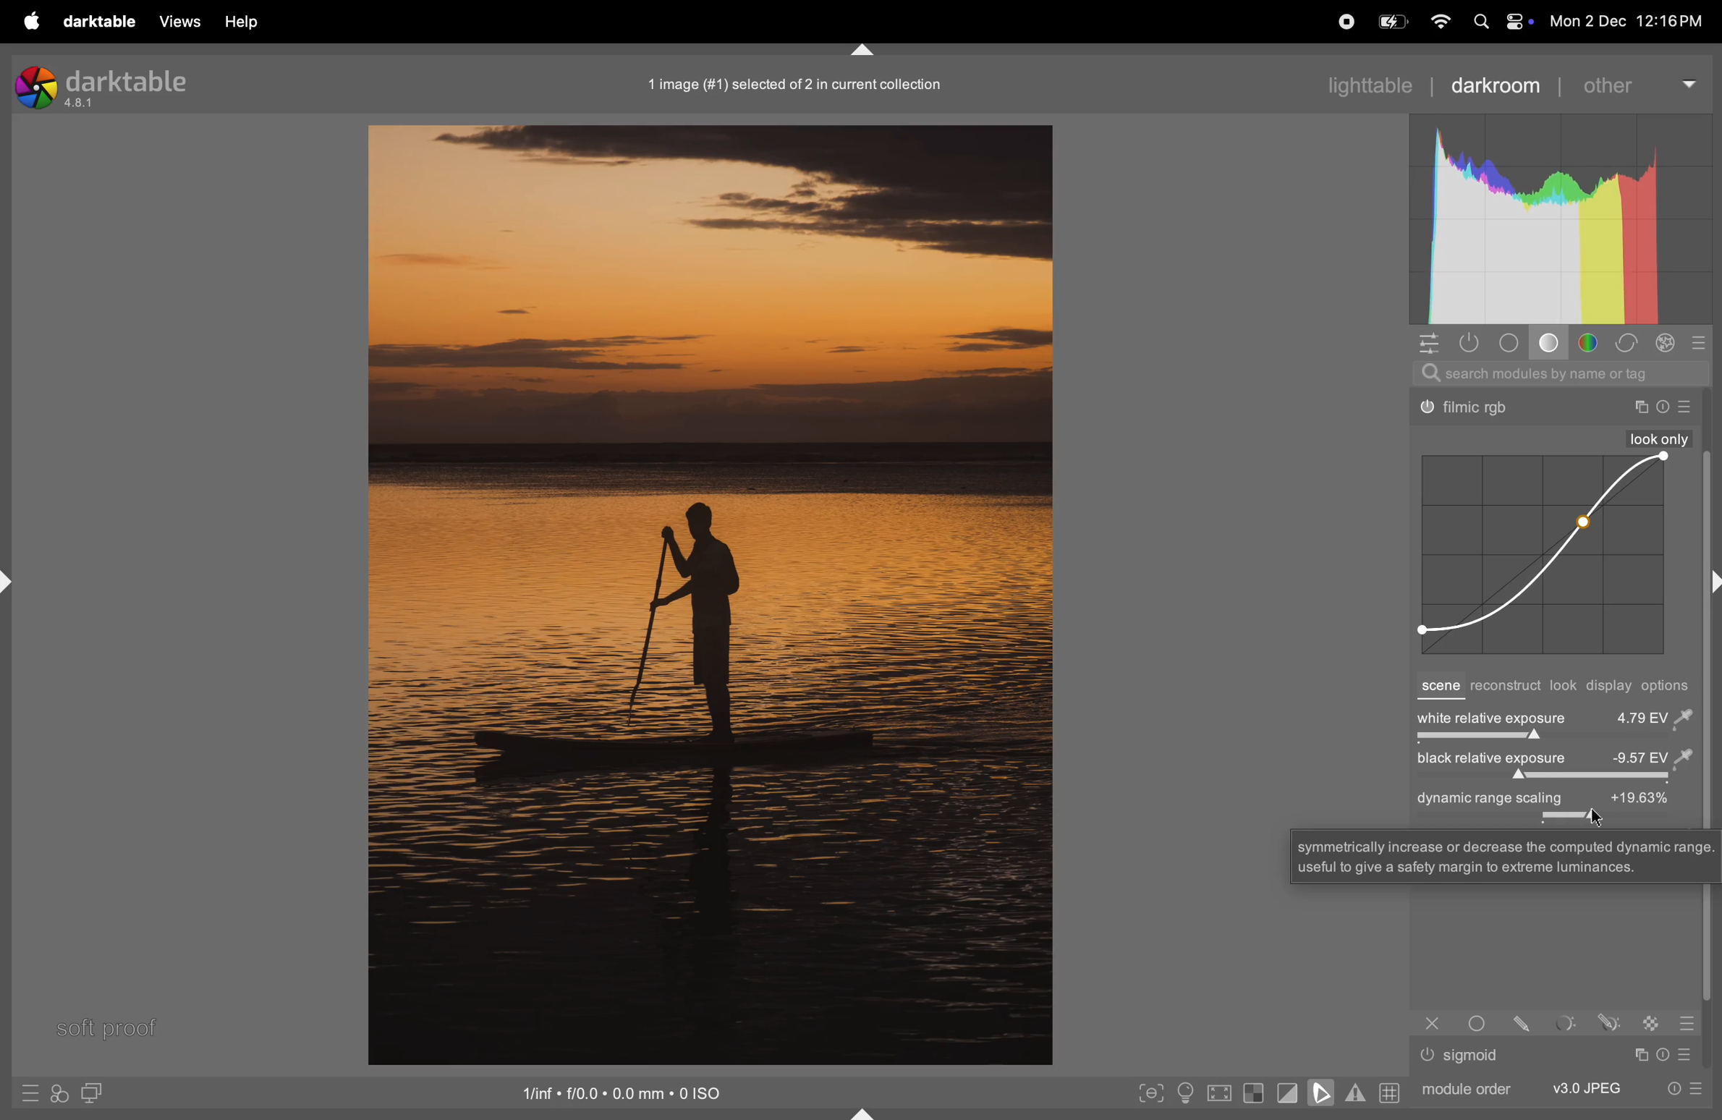 This screenshot has height=1120, width=1722. Describe the element at coordinates (30, 1093) in the screenshot. I see `quick acess to presets` at that location.